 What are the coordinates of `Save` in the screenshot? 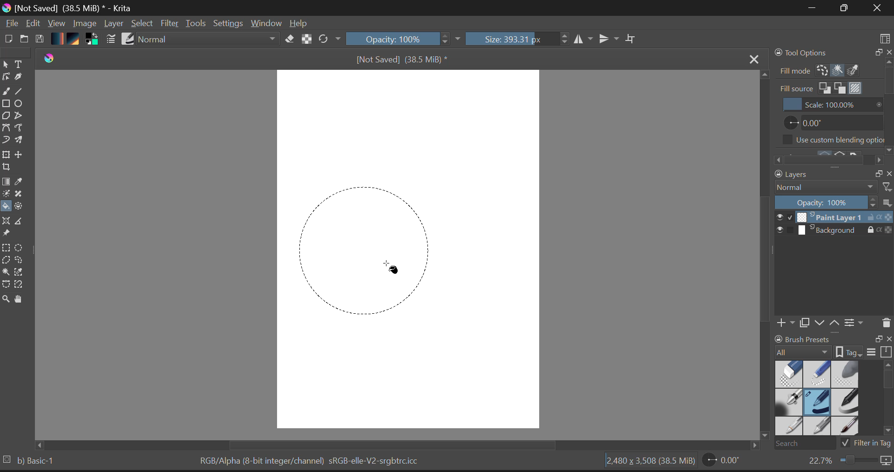 It's located at (41, 39).